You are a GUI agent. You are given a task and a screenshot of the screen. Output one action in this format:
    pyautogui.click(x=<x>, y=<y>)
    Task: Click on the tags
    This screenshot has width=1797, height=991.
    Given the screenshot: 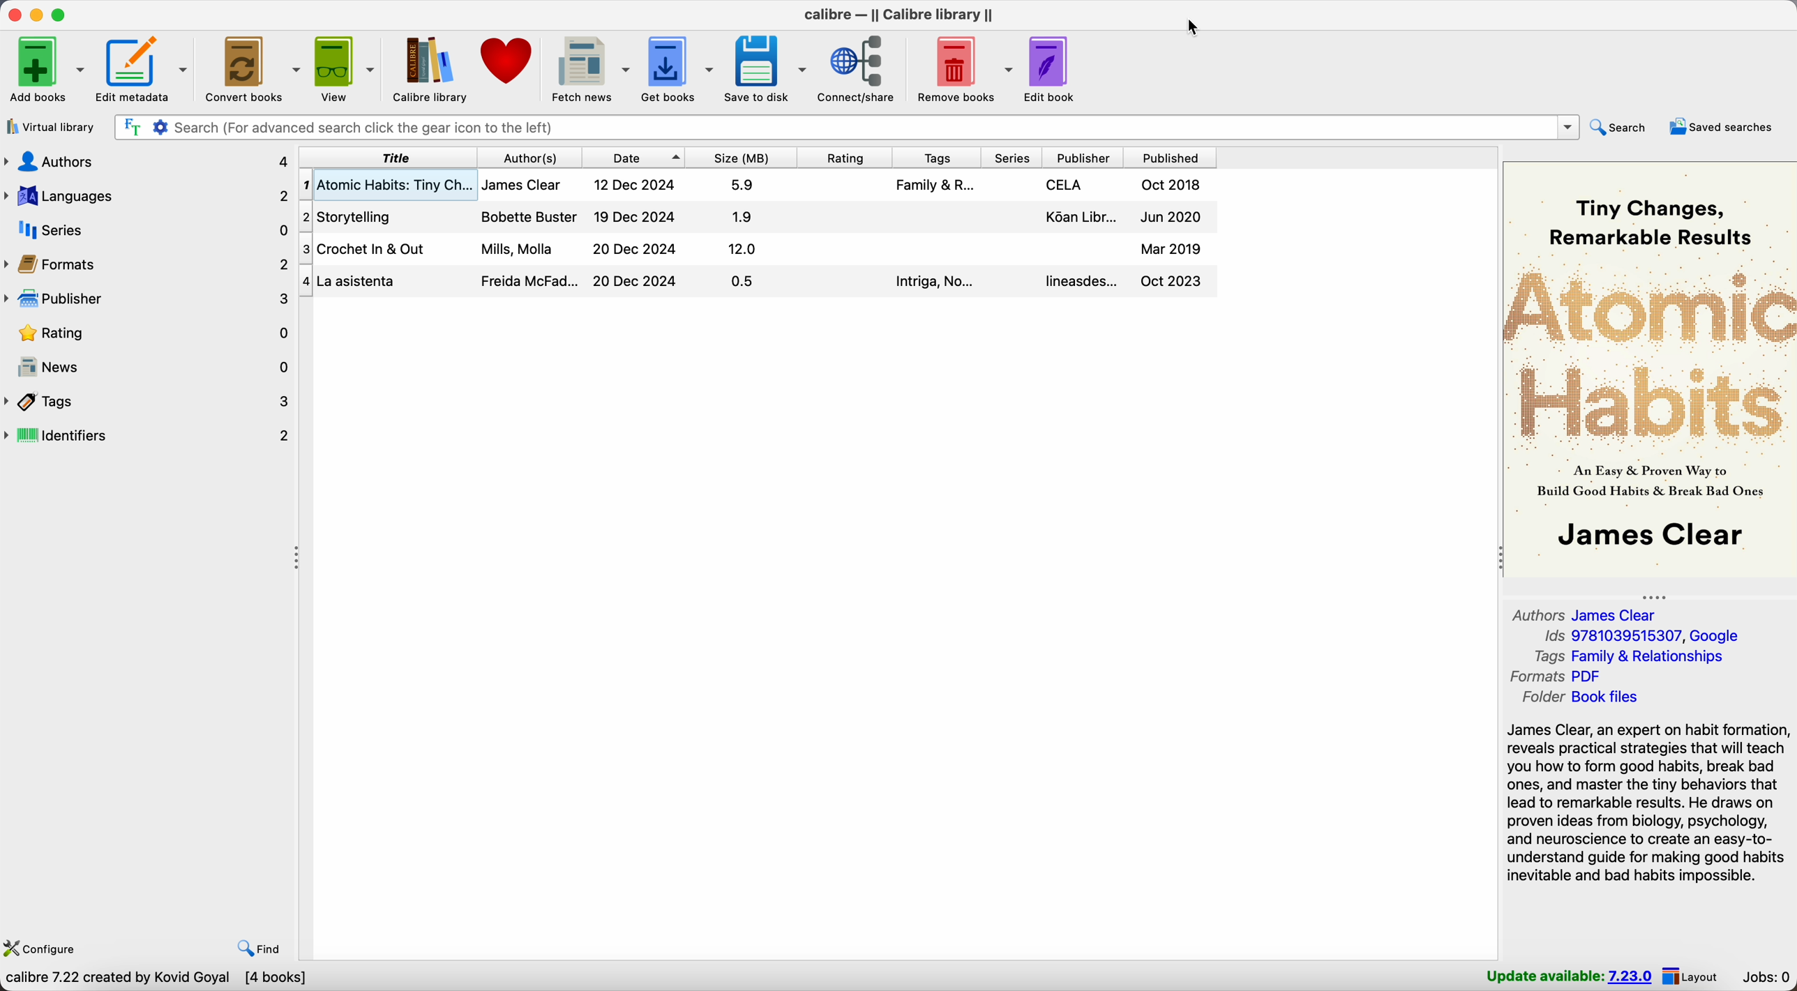 What is the action you would take?
    pyautogui.click(x=935, y=158)
    